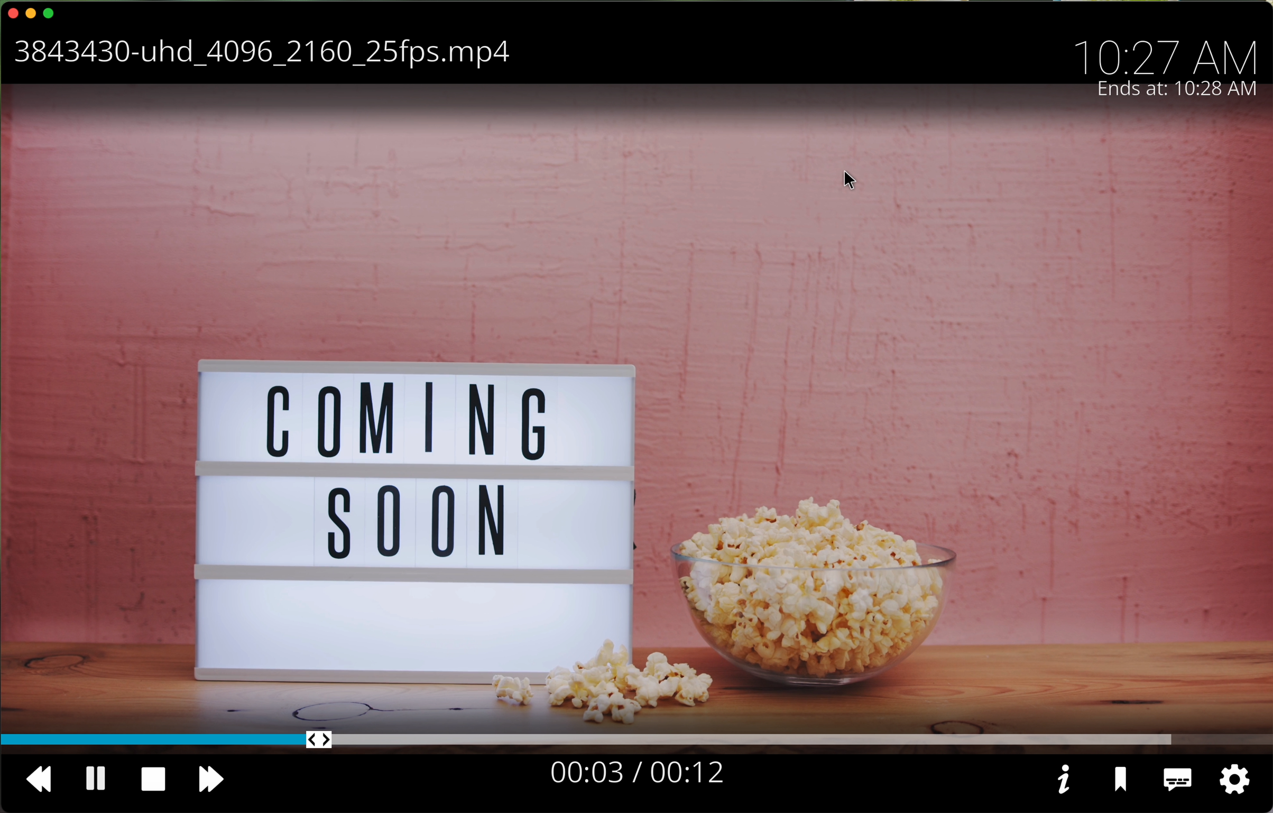  I want to click on cursor, so click(849, 182).